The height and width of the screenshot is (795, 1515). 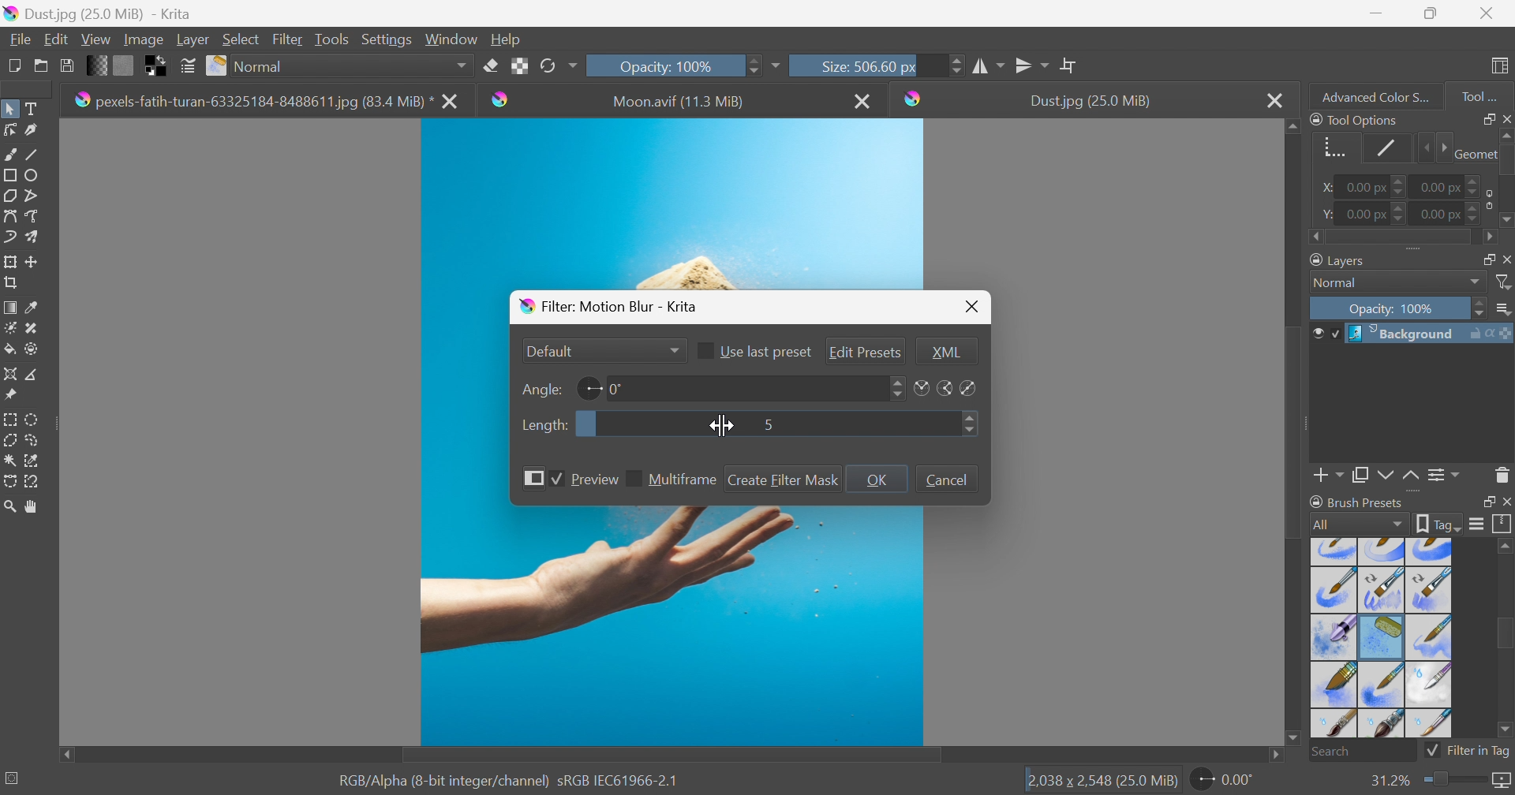 I want to click on Delete, so click(x=1502, y=474).